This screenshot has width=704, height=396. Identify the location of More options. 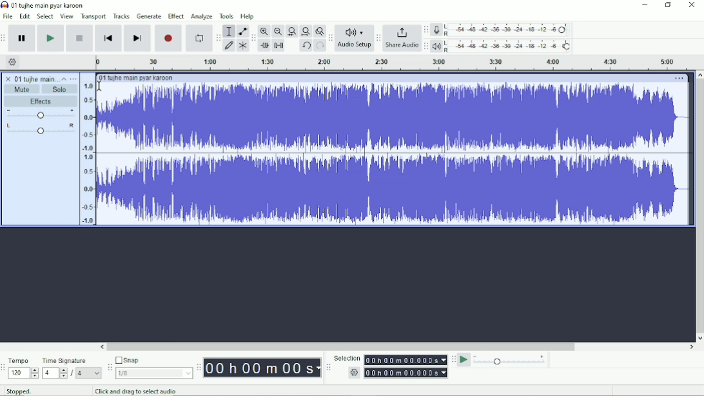
(680, 79).